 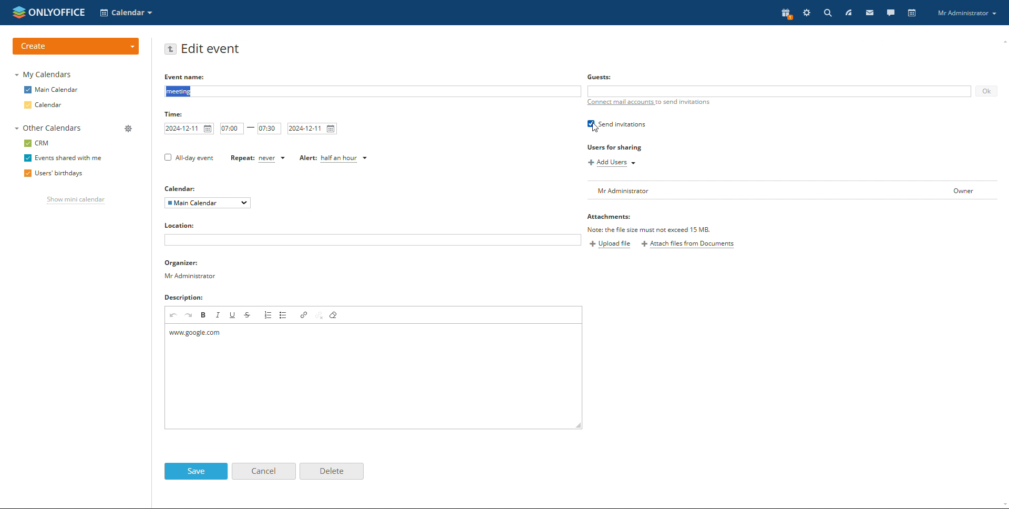 What do you see at coordinates (174, 114) in the screenshot?
I see `Time:` at bounding box center [174, 114].